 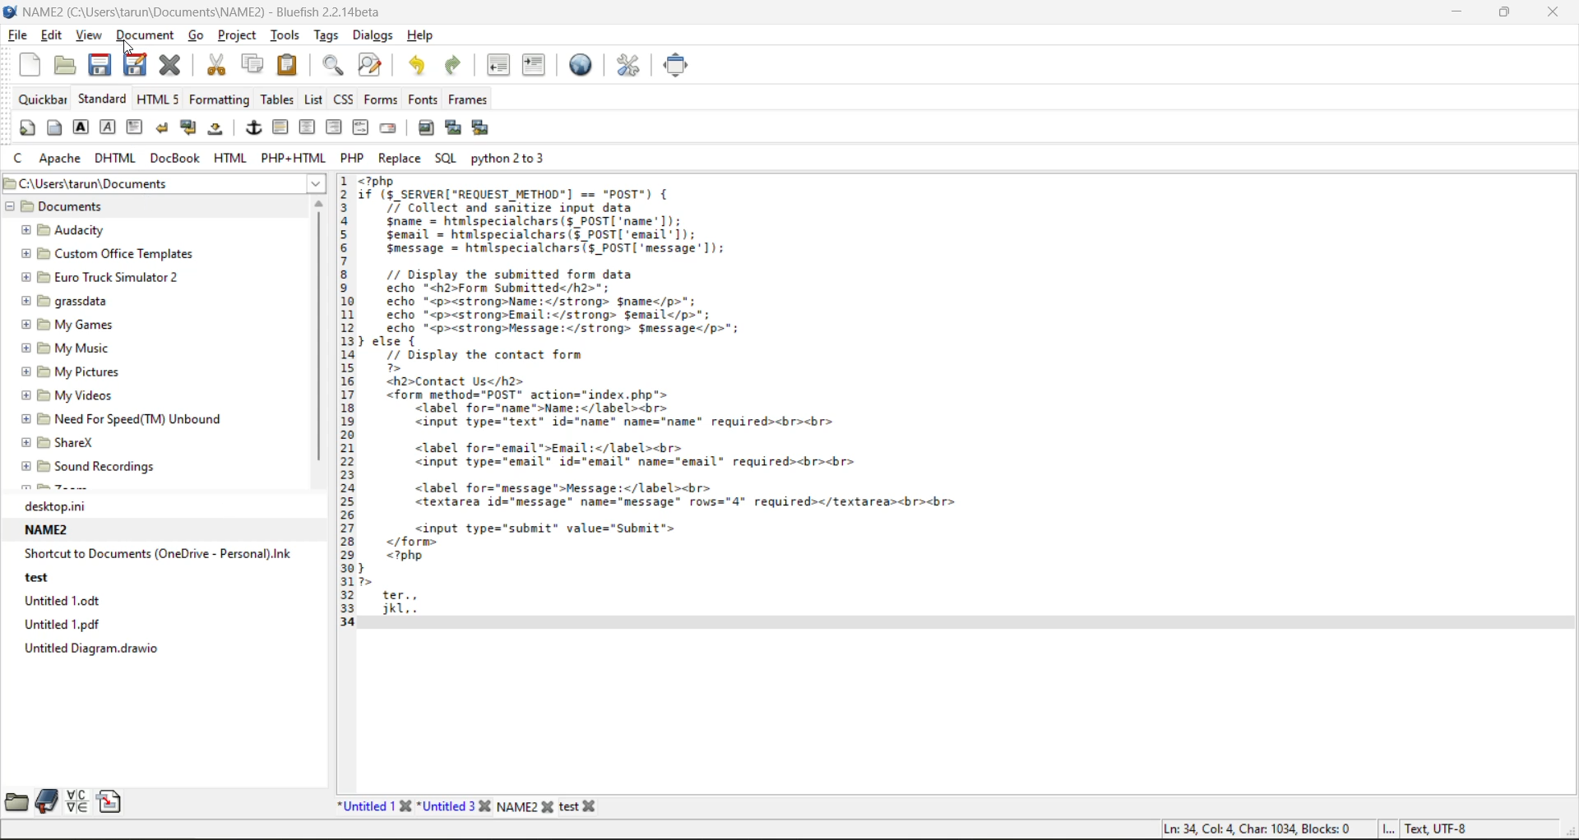 I want to click on sql, so click(x=447, y=159).